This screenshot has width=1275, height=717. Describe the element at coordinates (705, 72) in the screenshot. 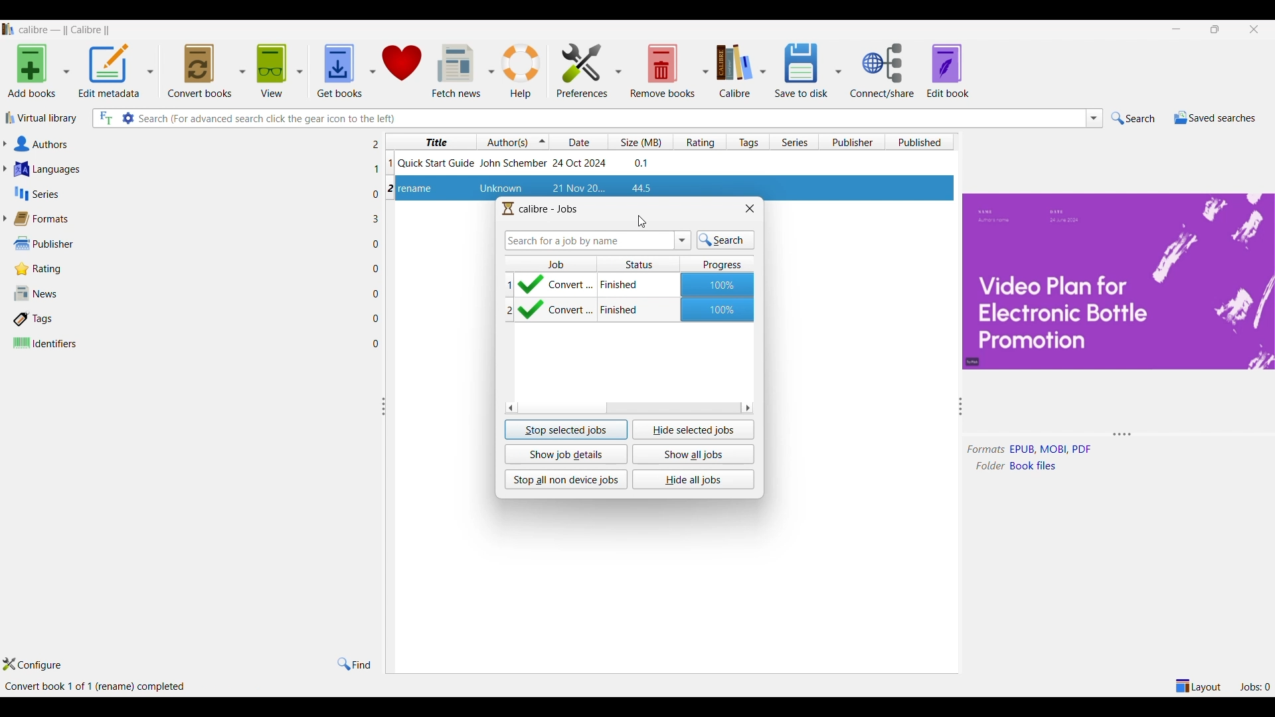

I see `Remove book options` at that location.